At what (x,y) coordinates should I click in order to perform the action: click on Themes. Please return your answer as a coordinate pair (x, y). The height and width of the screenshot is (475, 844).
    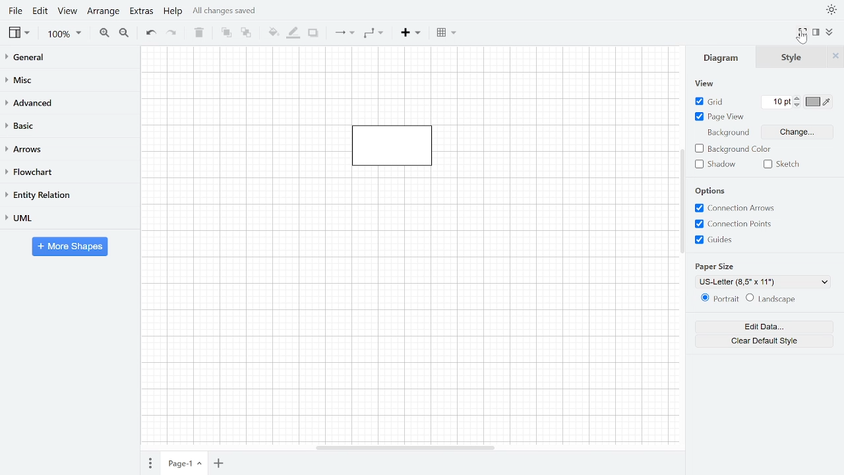
    Looking at the image, I should click on (831, 9).